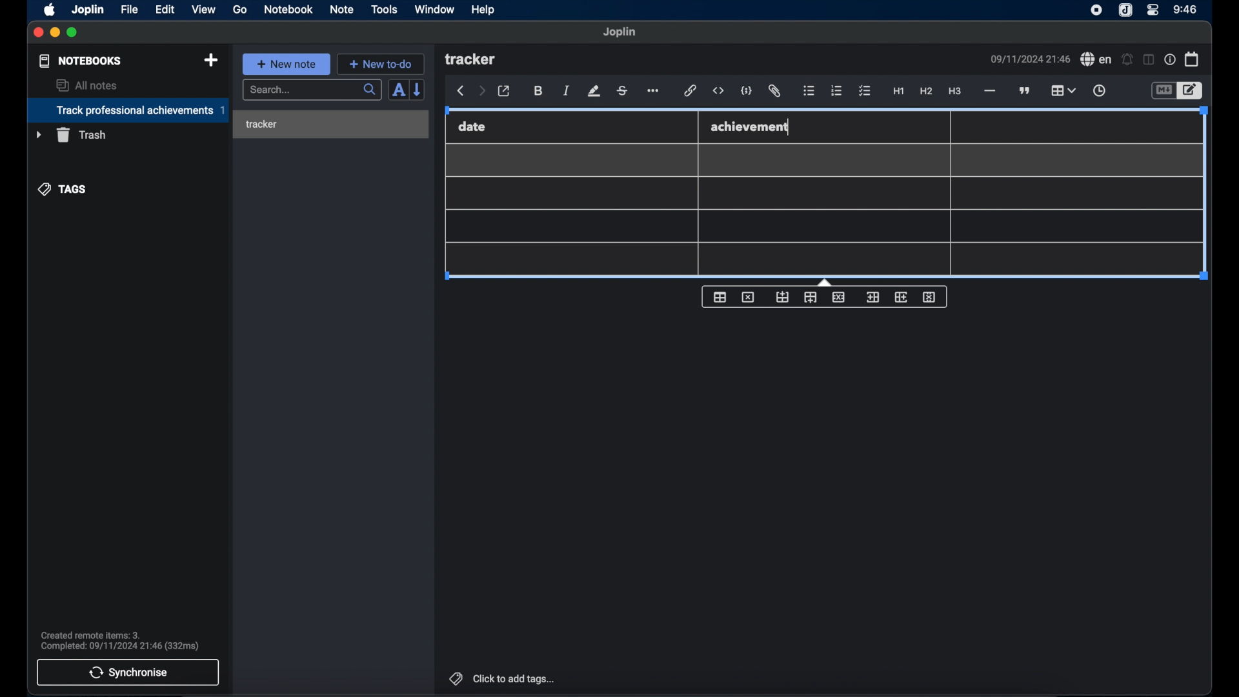  Describe the element at coordinates (1162, 90) in the screenshot. I see `toggle editor` at that location.